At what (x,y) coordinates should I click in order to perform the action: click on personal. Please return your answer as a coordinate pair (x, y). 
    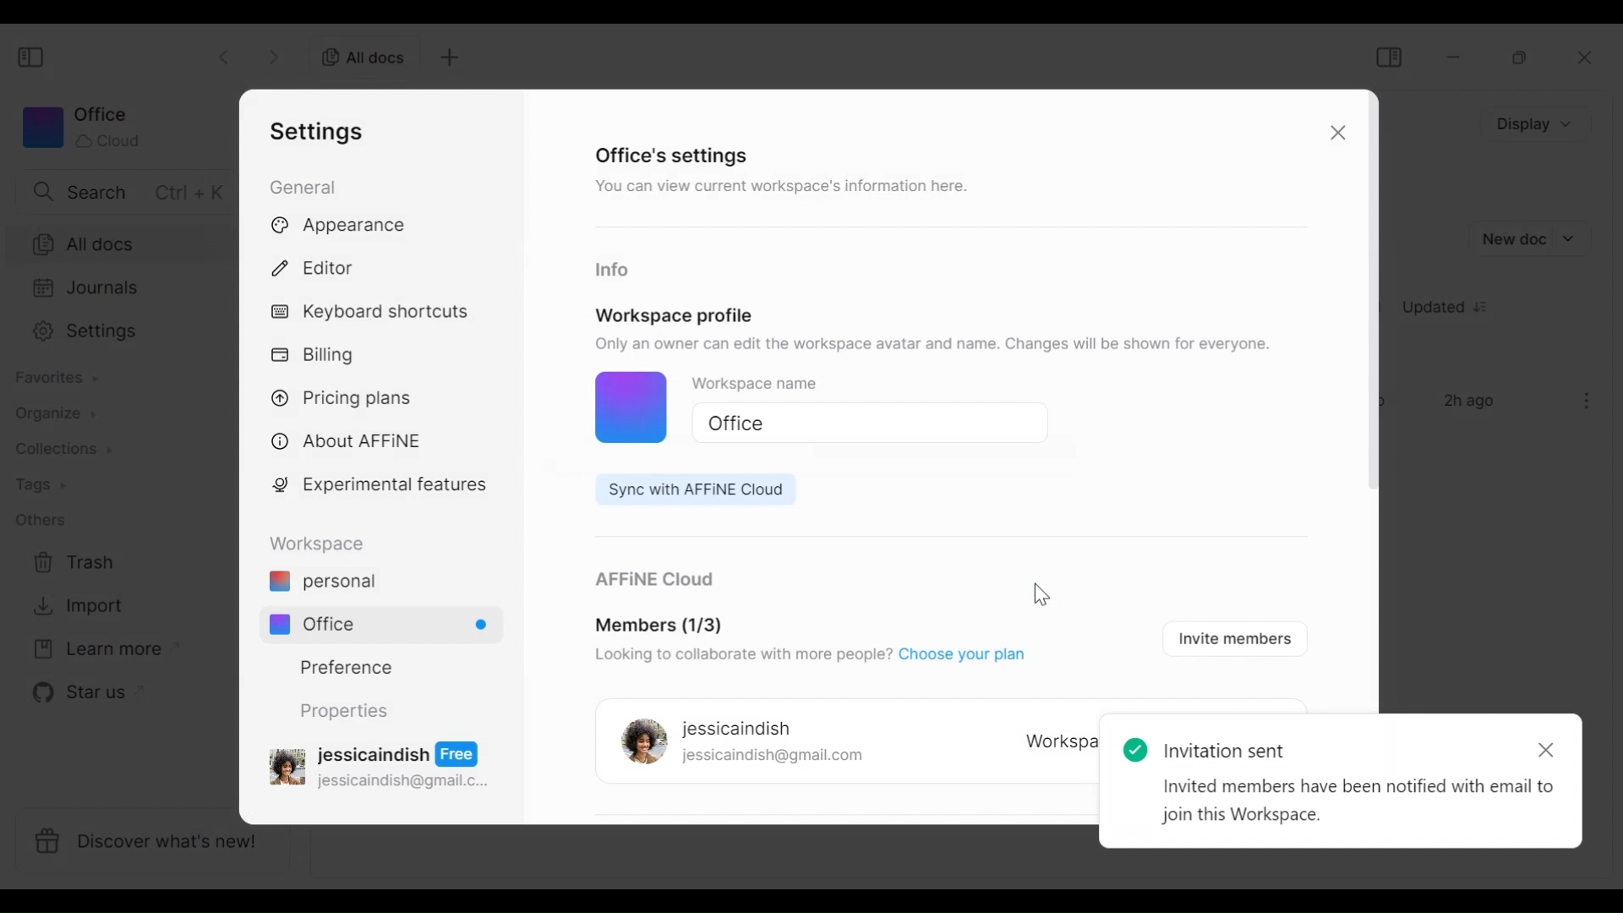
    Looking at the image, I should click on (322, 583).